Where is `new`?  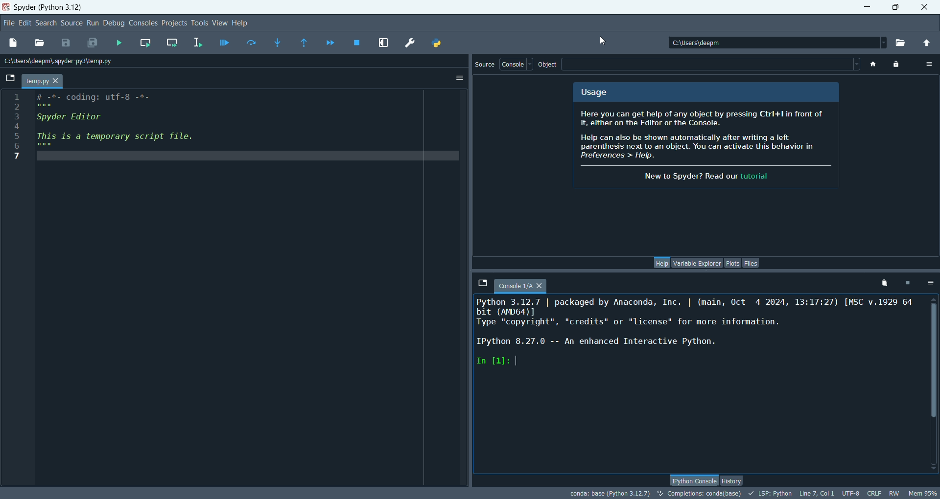
new is located at coordinates (14, 43).